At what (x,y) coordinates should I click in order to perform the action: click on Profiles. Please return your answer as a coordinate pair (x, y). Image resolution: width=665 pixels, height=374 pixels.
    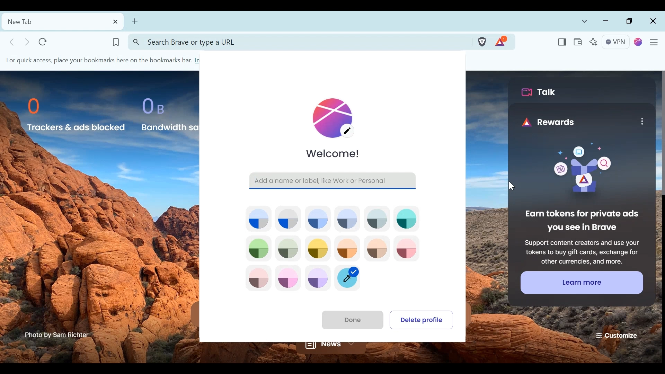
    Looking at the image, I should click on (639, 43).